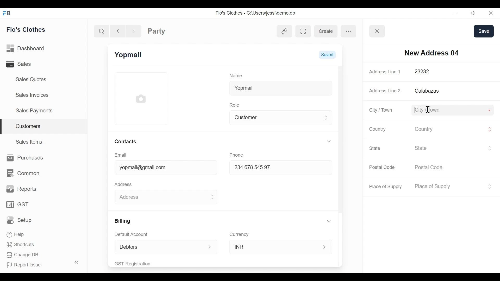 The image size is (500, 281). What do you see at coordinates (256, 13) in the screenshot?
I see `Flo's Clothes - C:\Users\jessi\demo.db` at bounding box center [256, 13].